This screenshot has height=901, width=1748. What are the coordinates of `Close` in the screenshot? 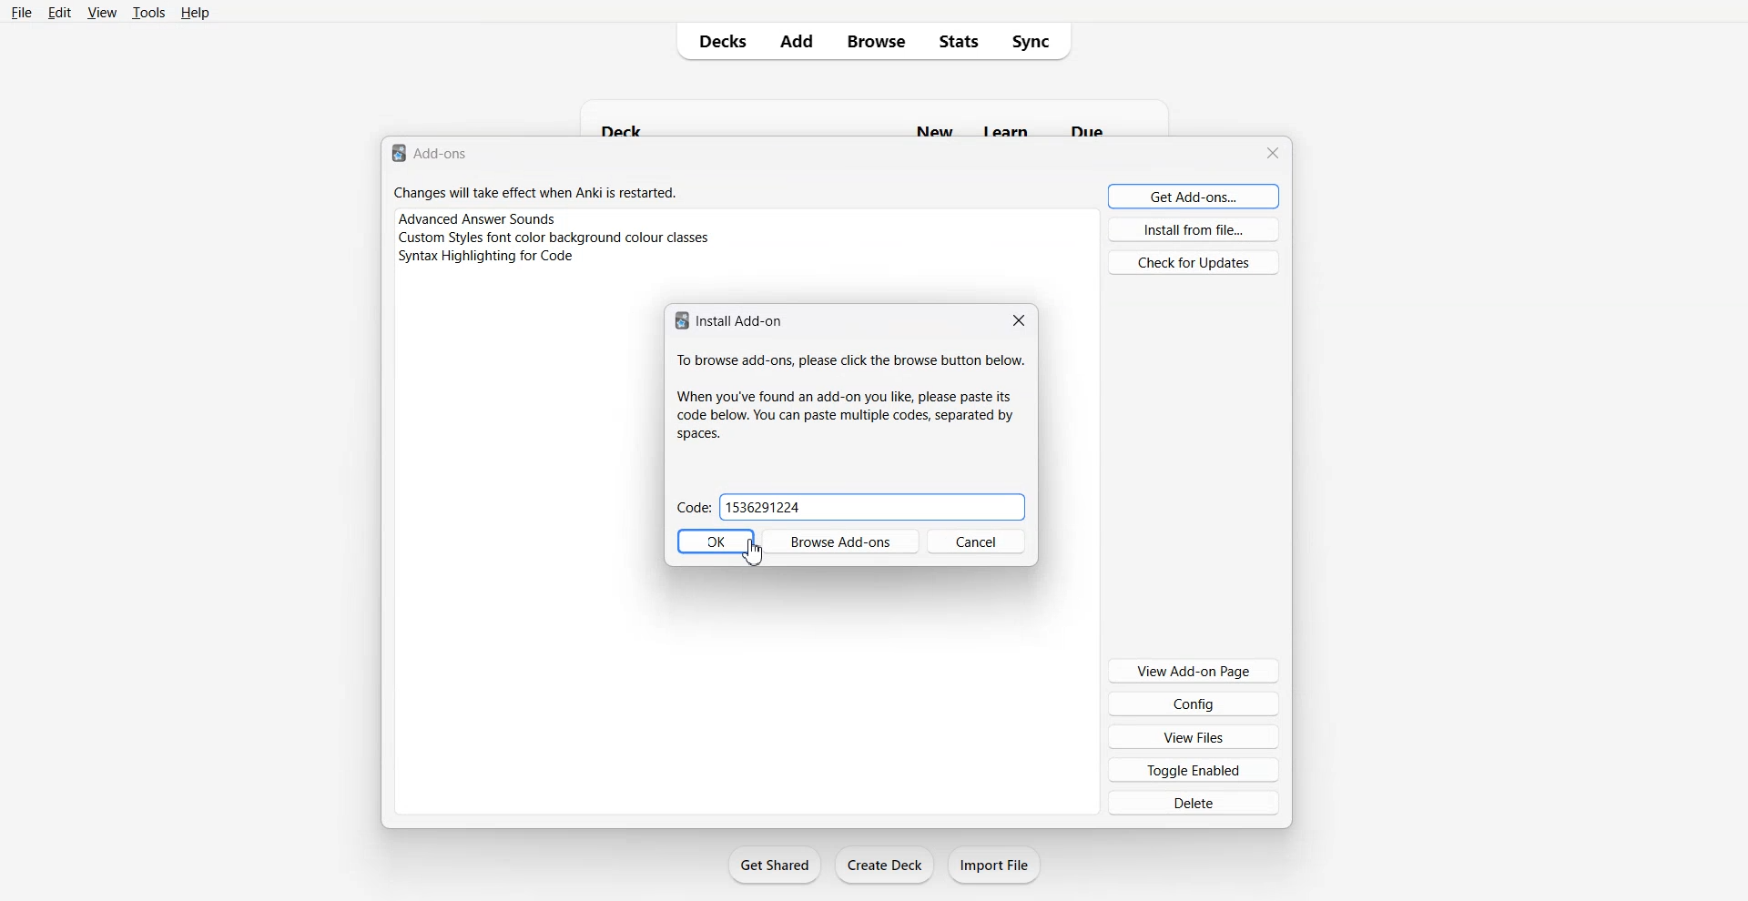 It's located at (1275, 153).